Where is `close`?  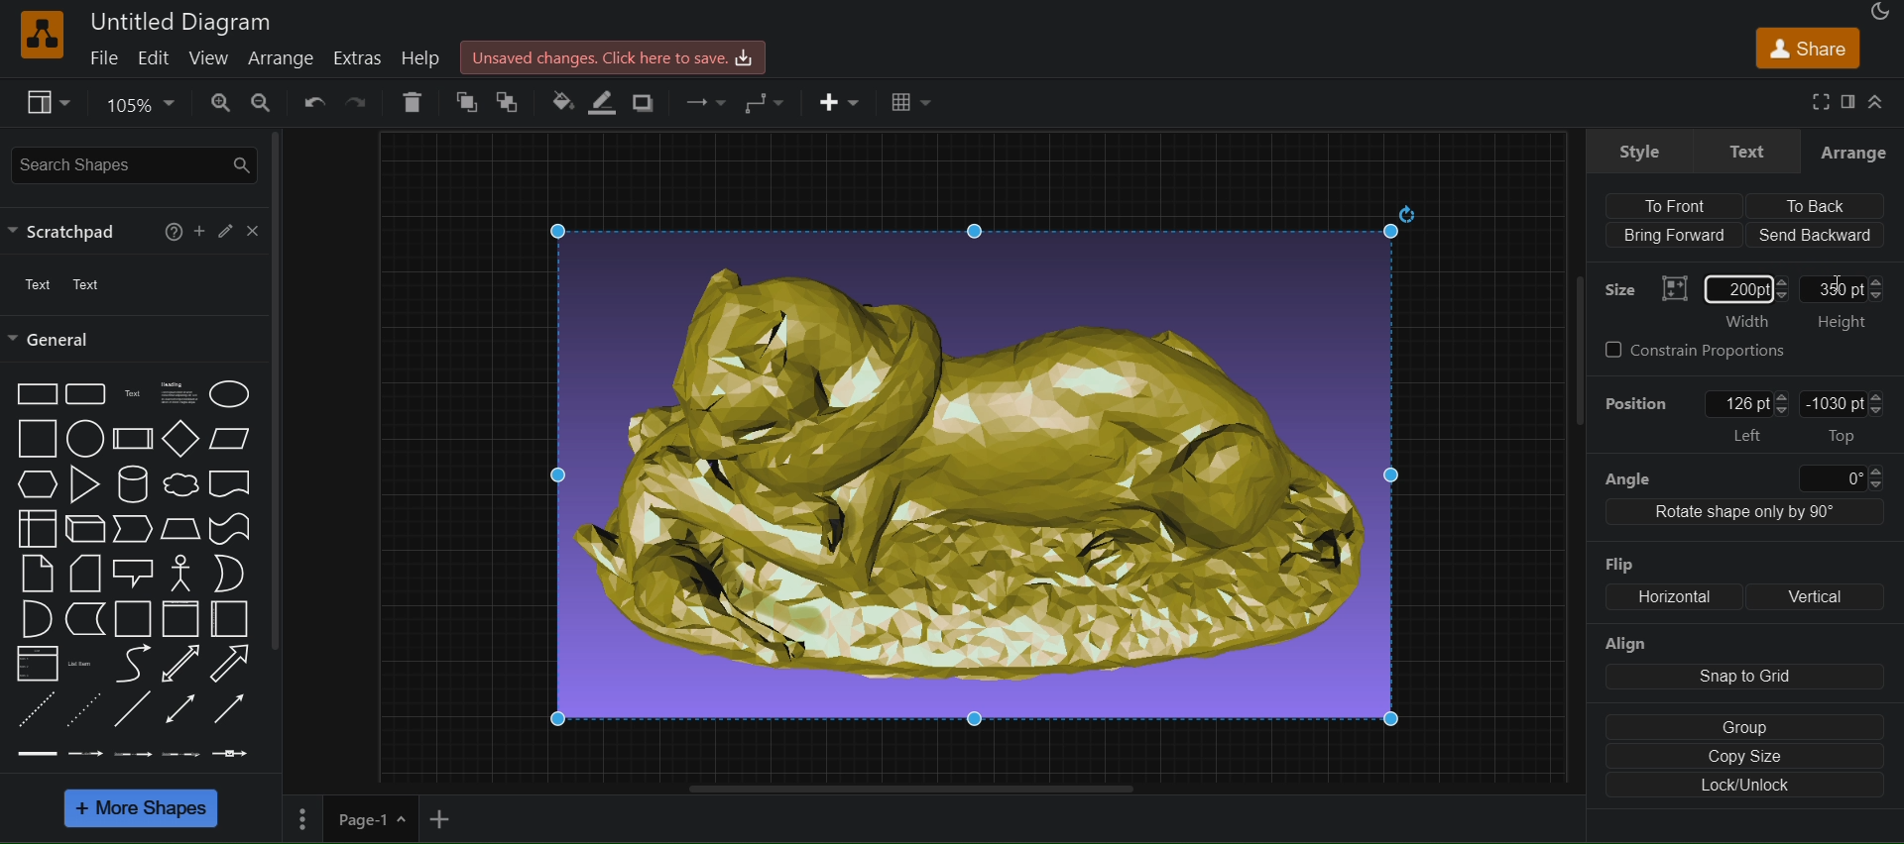
close is located at coordinates (254, 231).